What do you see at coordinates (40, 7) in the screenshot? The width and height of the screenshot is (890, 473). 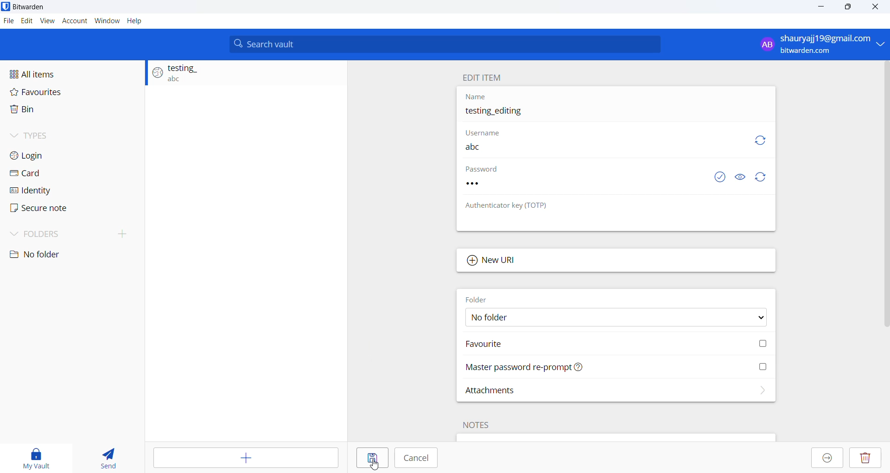 I see `Application name ` at bounding box center [40, 7].